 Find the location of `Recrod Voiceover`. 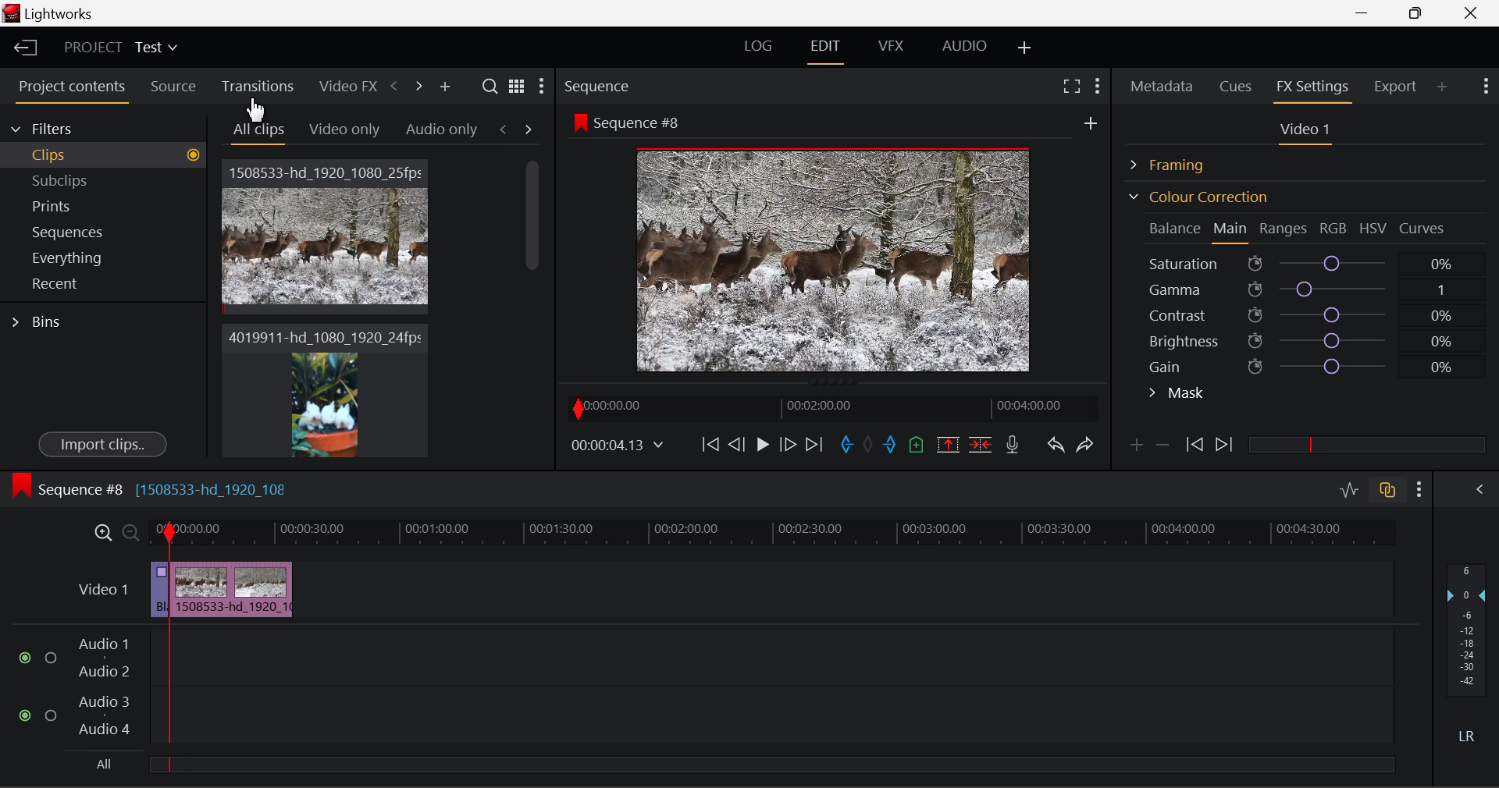

Recrod Voiceover is located at coordinates (1012, 444).